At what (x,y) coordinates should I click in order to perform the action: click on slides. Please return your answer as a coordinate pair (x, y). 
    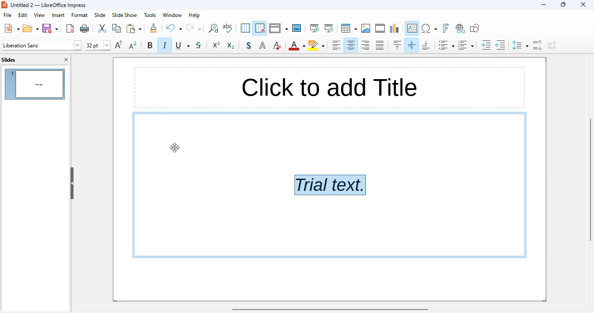
    Looking at the image, I should click on (9, 60).